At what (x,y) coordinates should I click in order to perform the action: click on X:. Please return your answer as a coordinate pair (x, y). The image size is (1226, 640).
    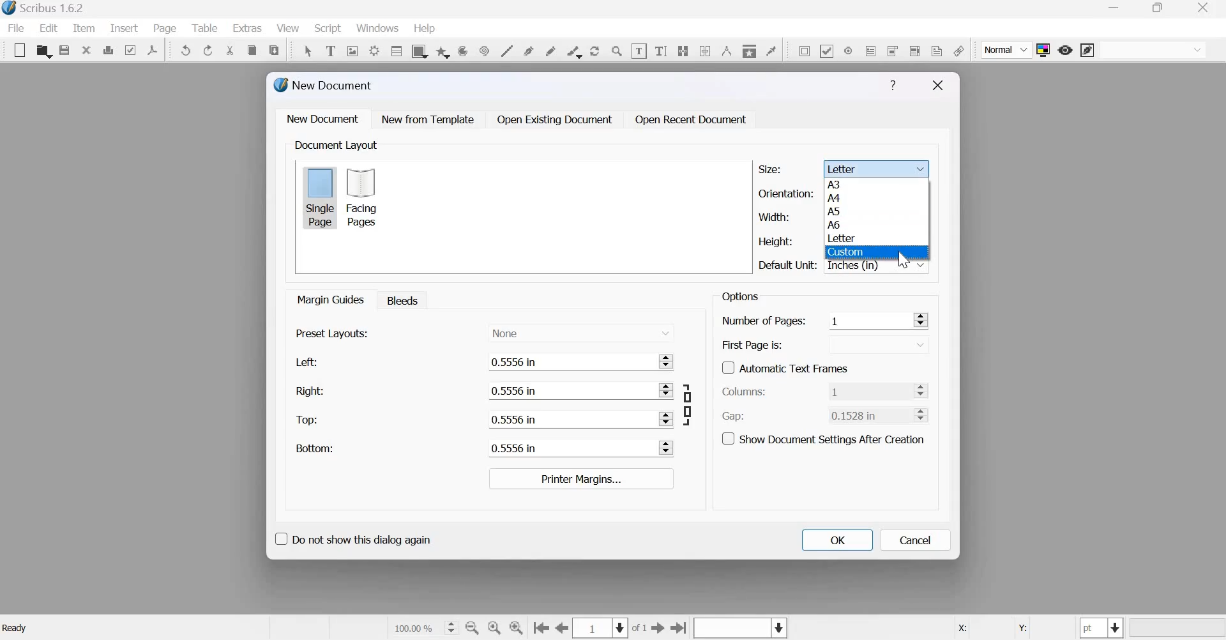
    Looking at the image, I should click on (961, 629).